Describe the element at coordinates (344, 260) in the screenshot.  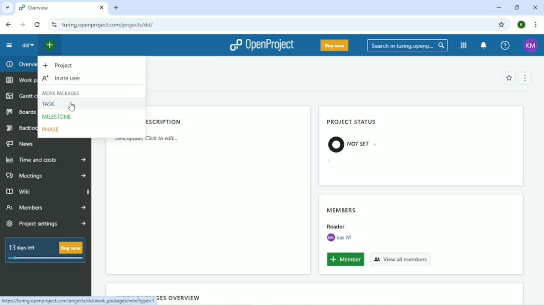
I see `Member` at that location.